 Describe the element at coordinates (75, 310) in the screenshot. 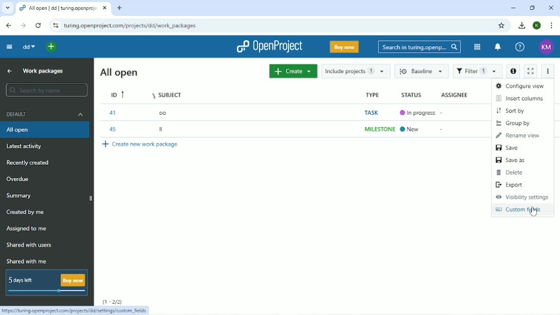

I see `Link` at that location.